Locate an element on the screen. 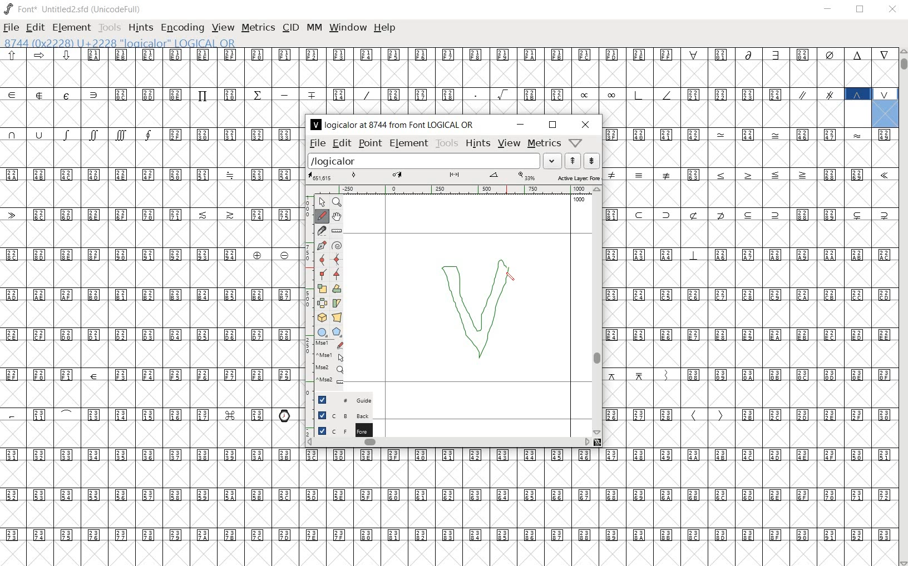  tools is located at coordinates (446, 145).